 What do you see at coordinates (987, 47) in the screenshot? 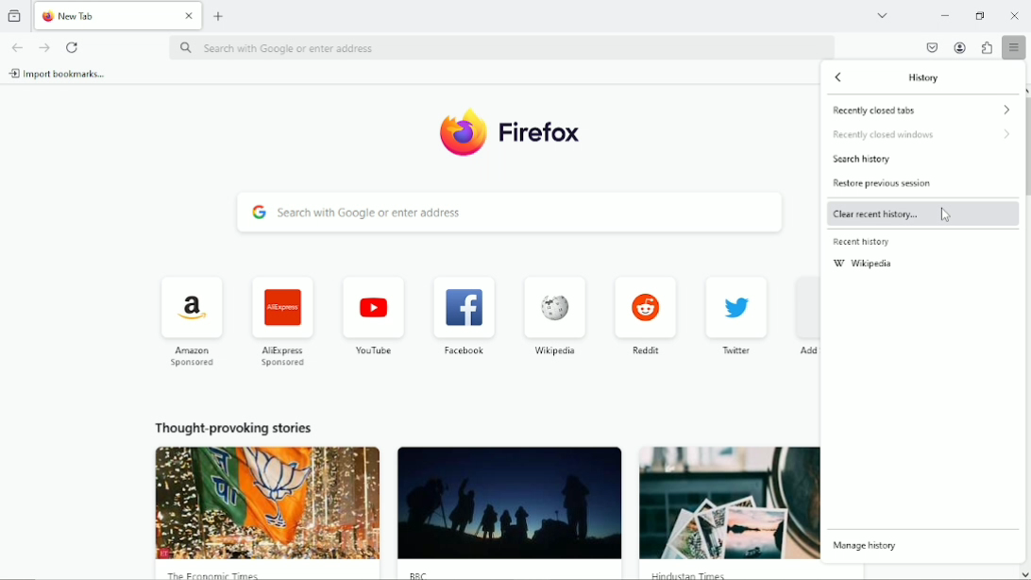
I see `extensions` at bounding box center [987, 47].